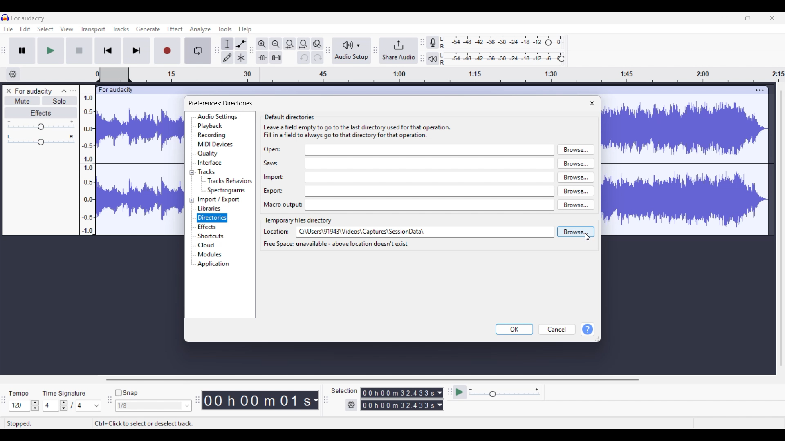  Describe the element at coordinates (576, 163) in the screenshot. I see `browse` at that location.